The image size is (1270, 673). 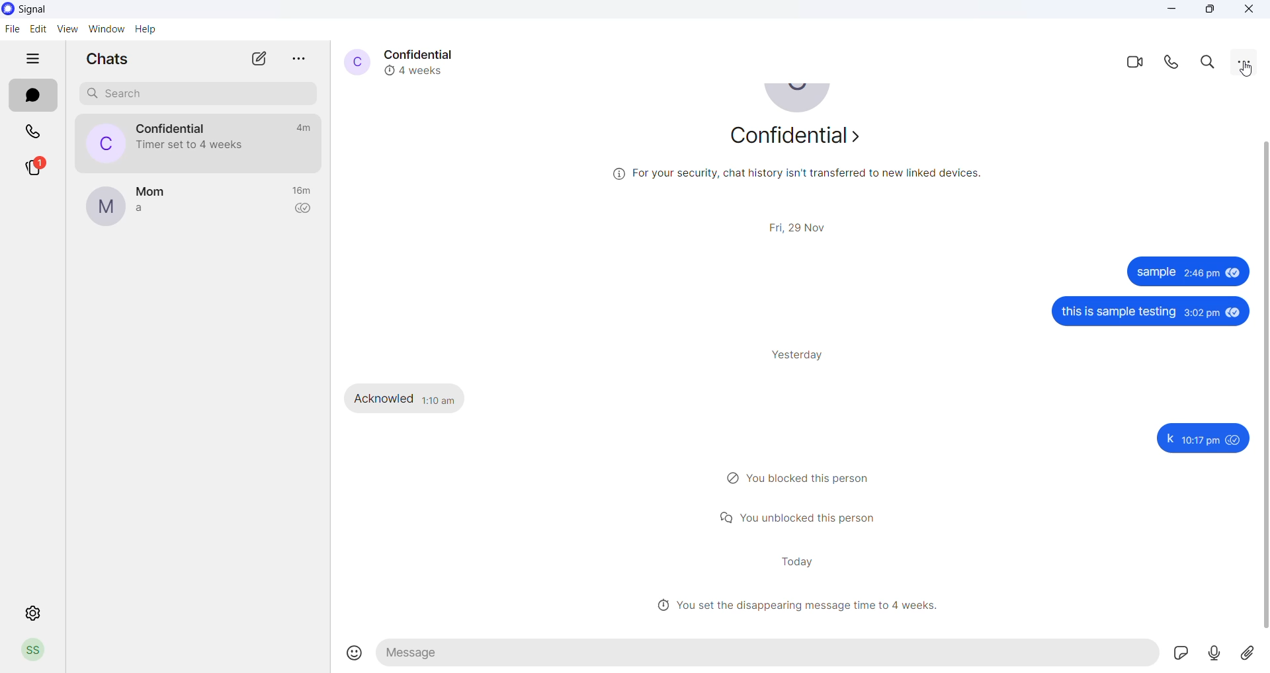 I want to click on more options, so click(x=1245, y=61).